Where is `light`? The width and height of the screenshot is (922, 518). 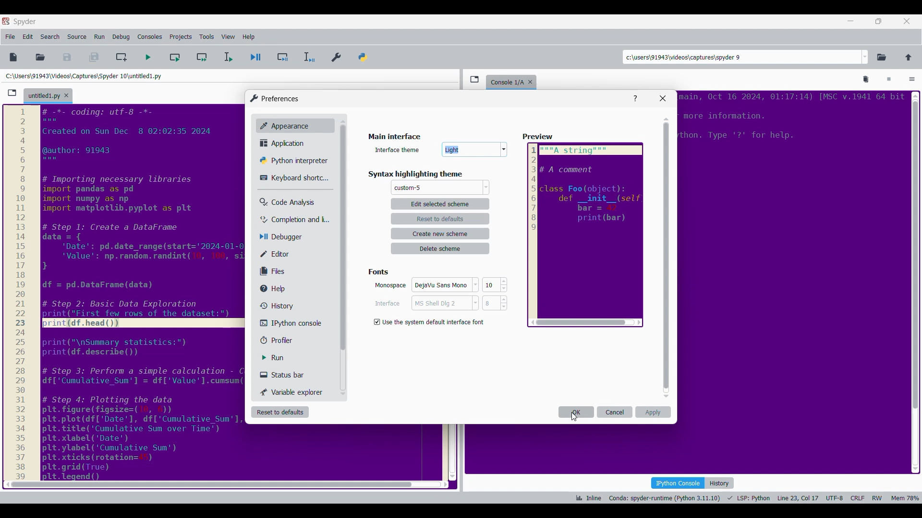
light is located at coordinates (475, 151).